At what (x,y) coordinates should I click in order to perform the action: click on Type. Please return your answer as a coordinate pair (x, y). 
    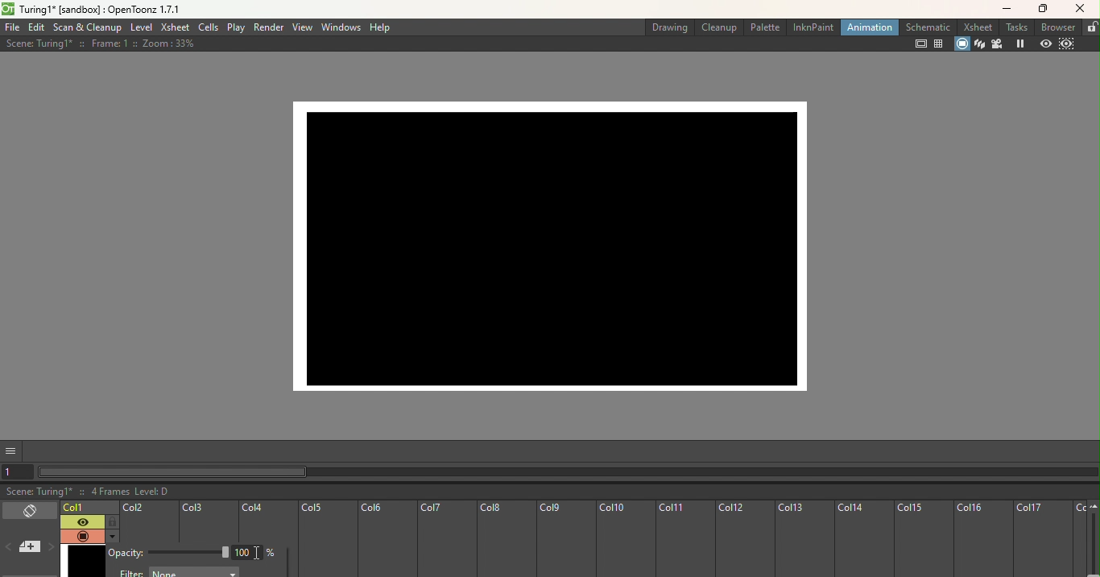
    Looking at the image, I should click on (247, 552).